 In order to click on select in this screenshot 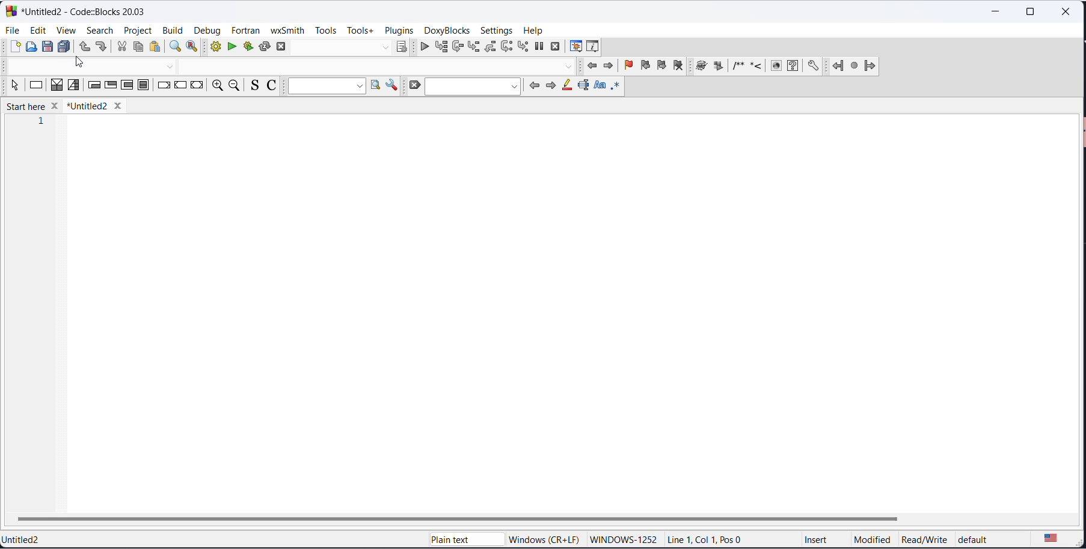, I will do `click(14, 85)`.